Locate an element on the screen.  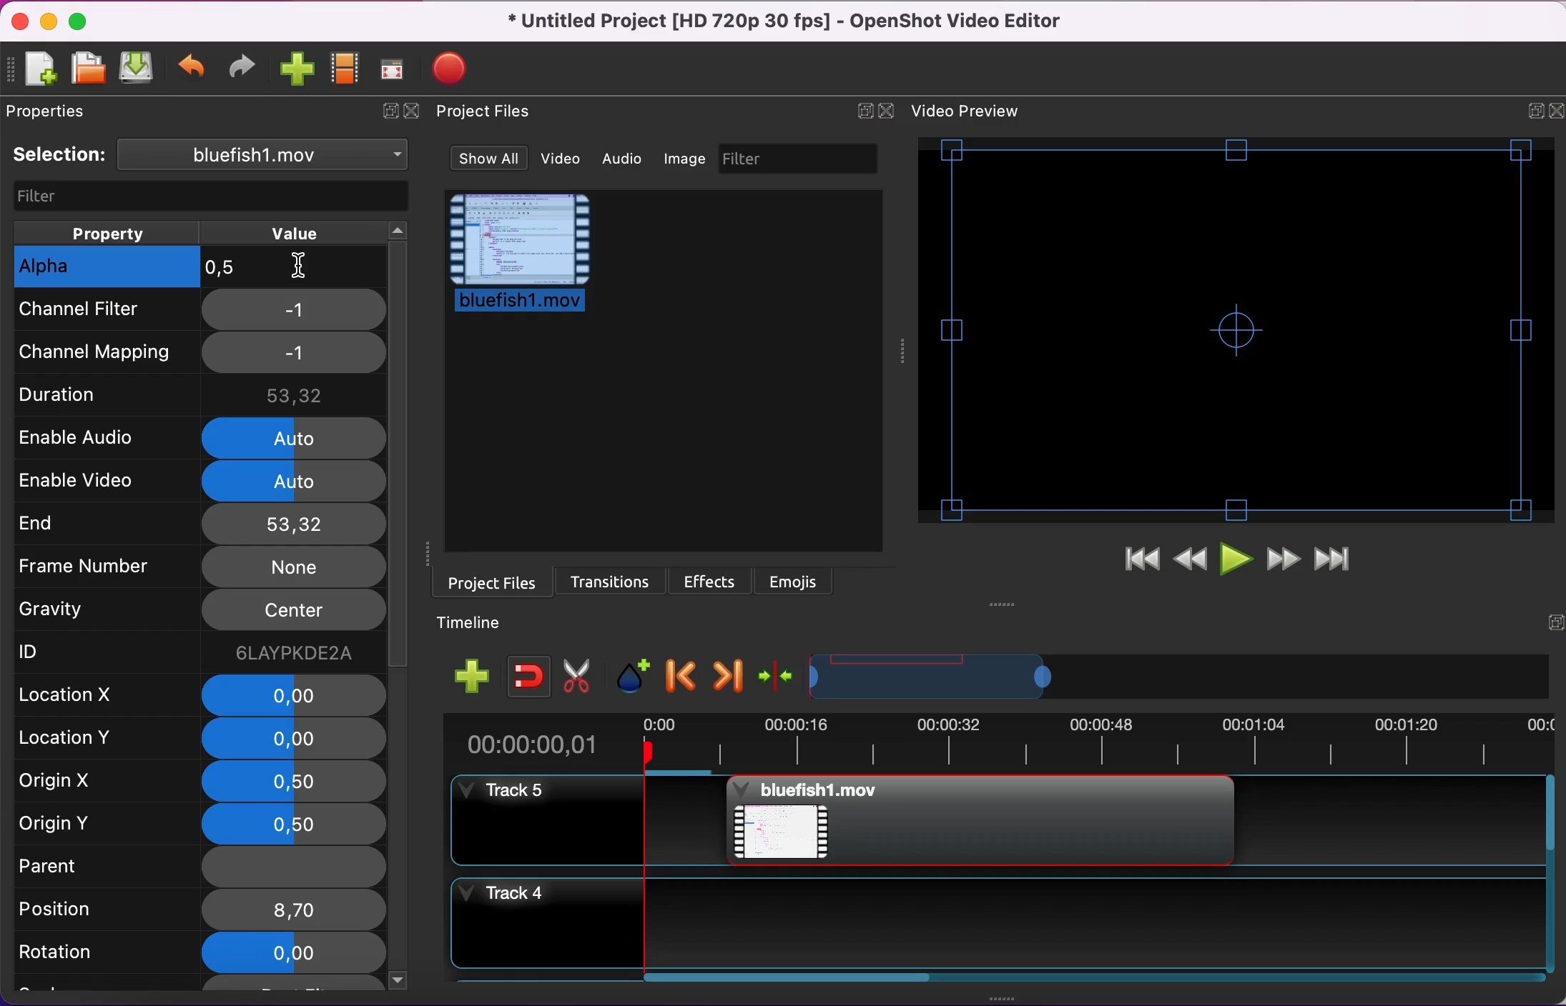
ID is located at coordinates (77, 653).